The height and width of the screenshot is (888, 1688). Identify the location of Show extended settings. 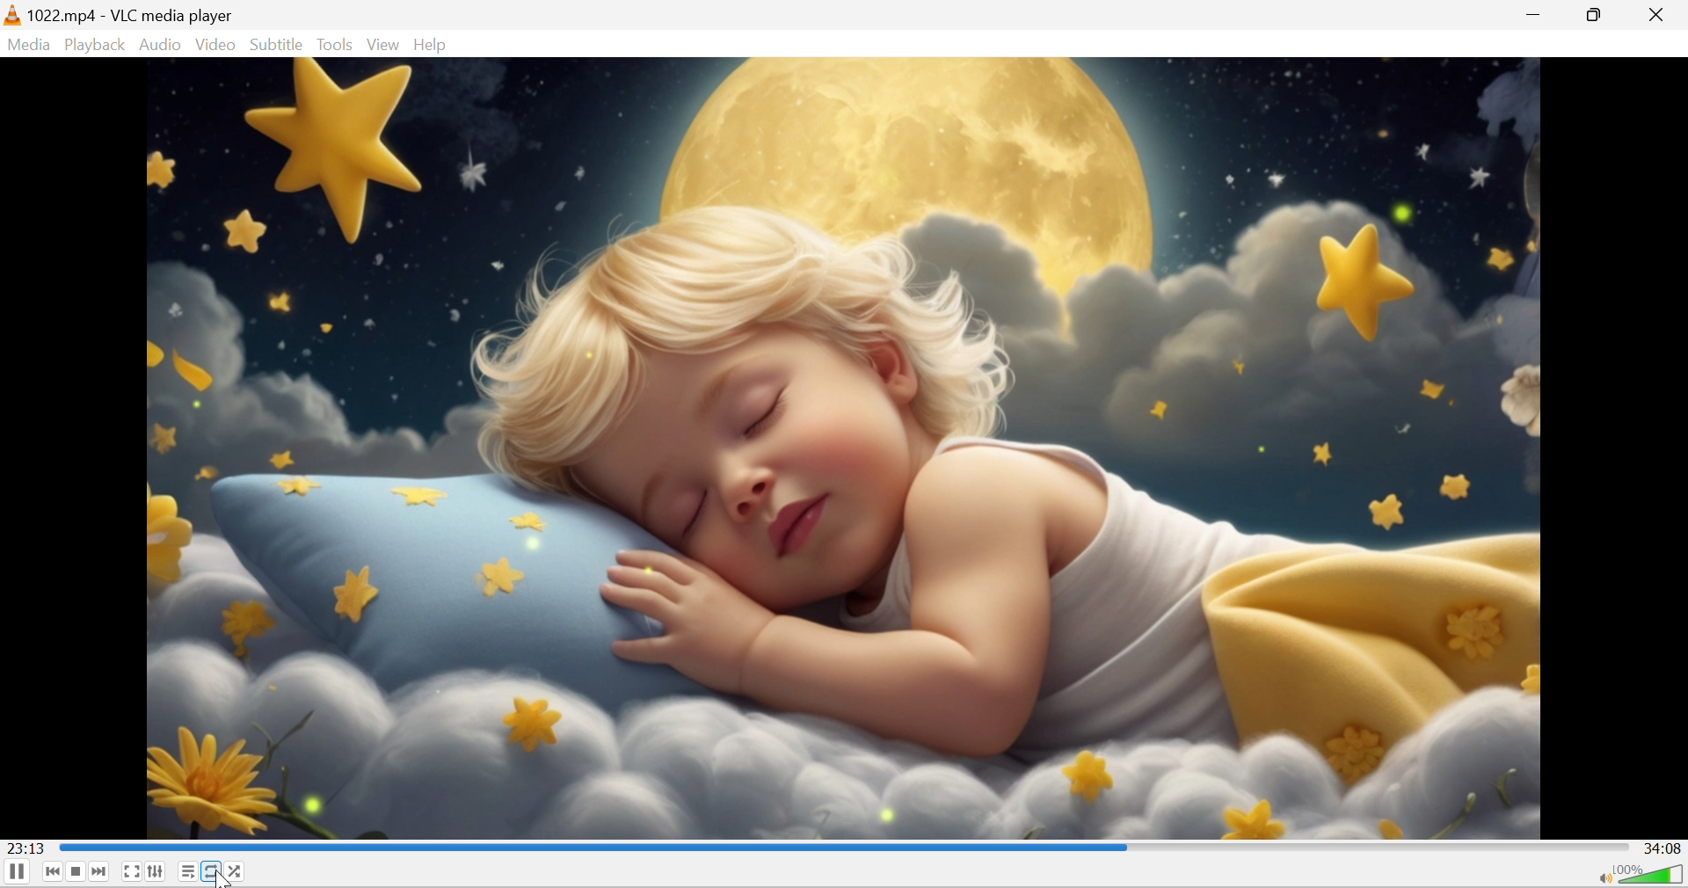
(158, 871).